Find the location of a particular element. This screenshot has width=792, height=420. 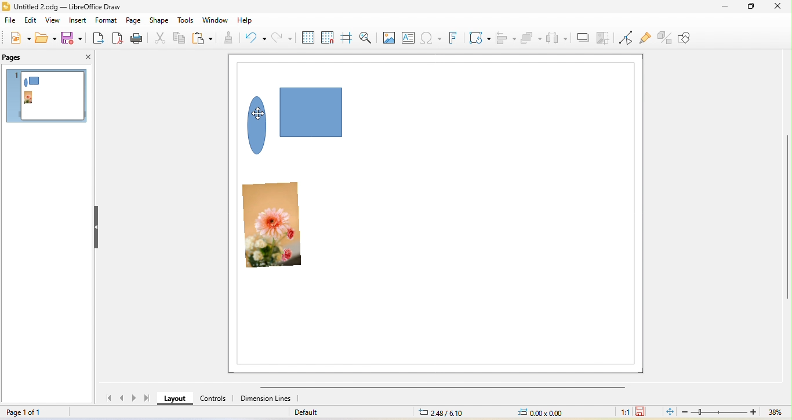

the document has not been modified since last save is located at coordinates (643, 411).